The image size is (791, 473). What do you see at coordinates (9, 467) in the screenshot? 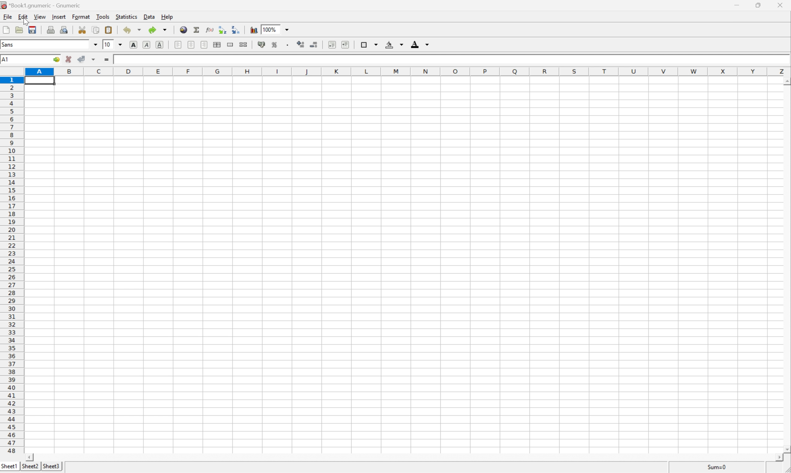
I see `sheet1` at bounding box center [9, 467].